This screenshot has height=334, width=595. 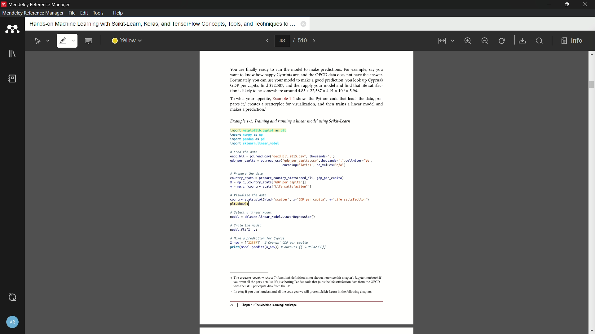 I want to click on next page, so click(x=315, y=41).